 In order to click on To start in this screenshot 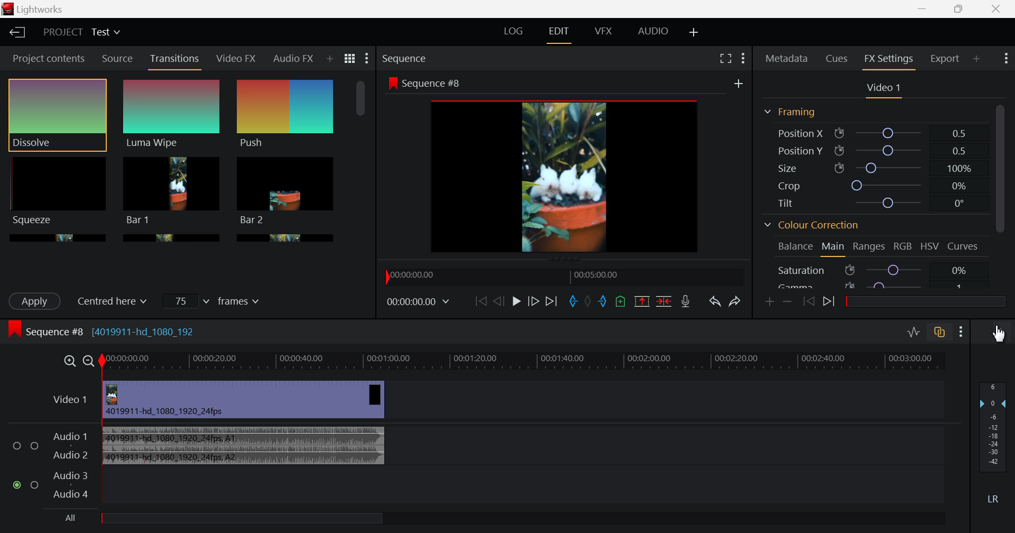, I will do `click(480, 301)`.